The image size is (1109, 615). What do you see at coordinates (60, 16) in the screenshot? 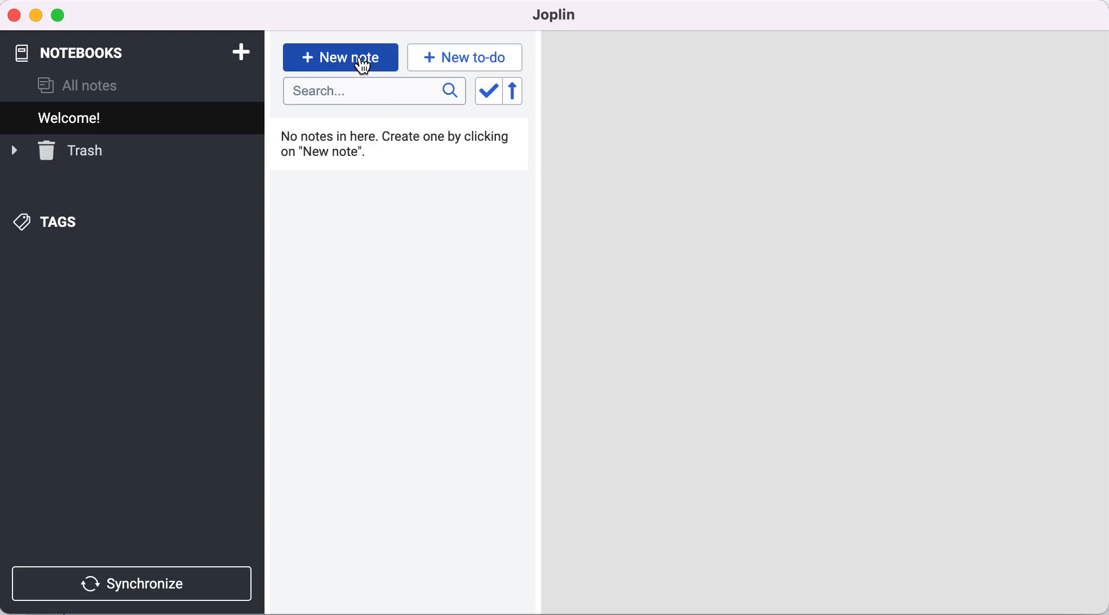
I see `maximize` at bounding box center [60, 16].